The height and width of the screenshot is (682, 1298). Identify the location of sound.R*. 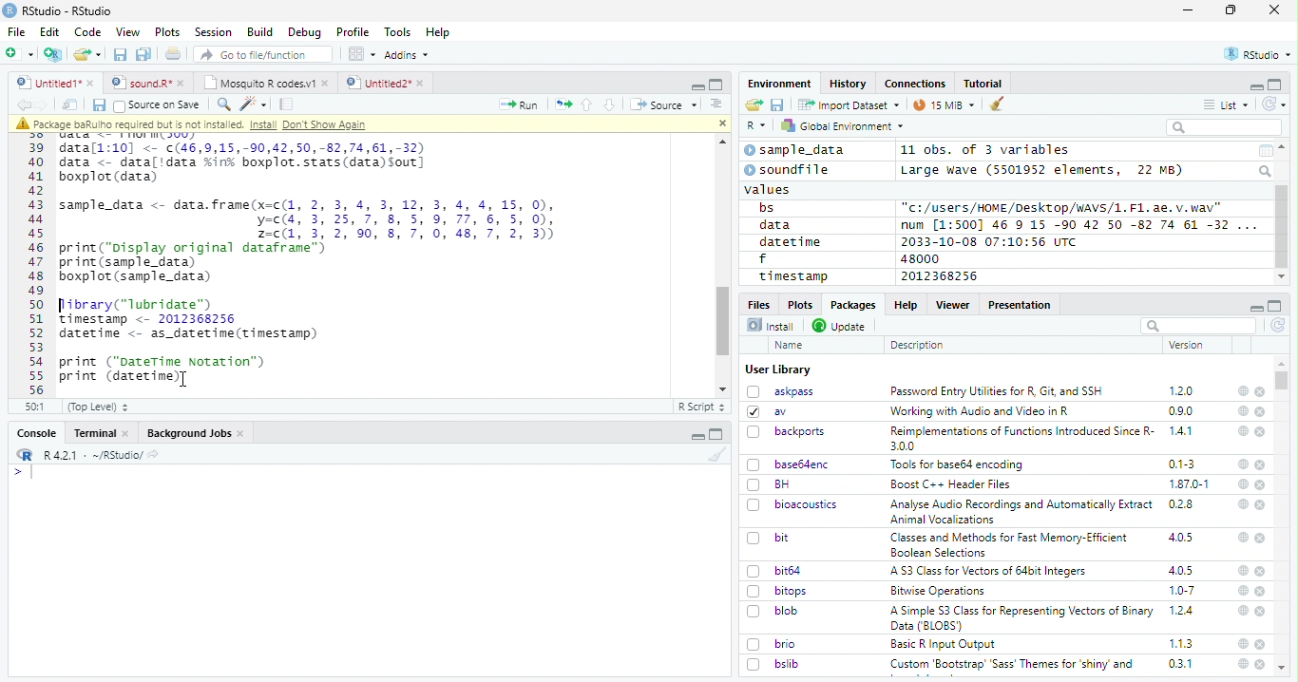
(148, 84).